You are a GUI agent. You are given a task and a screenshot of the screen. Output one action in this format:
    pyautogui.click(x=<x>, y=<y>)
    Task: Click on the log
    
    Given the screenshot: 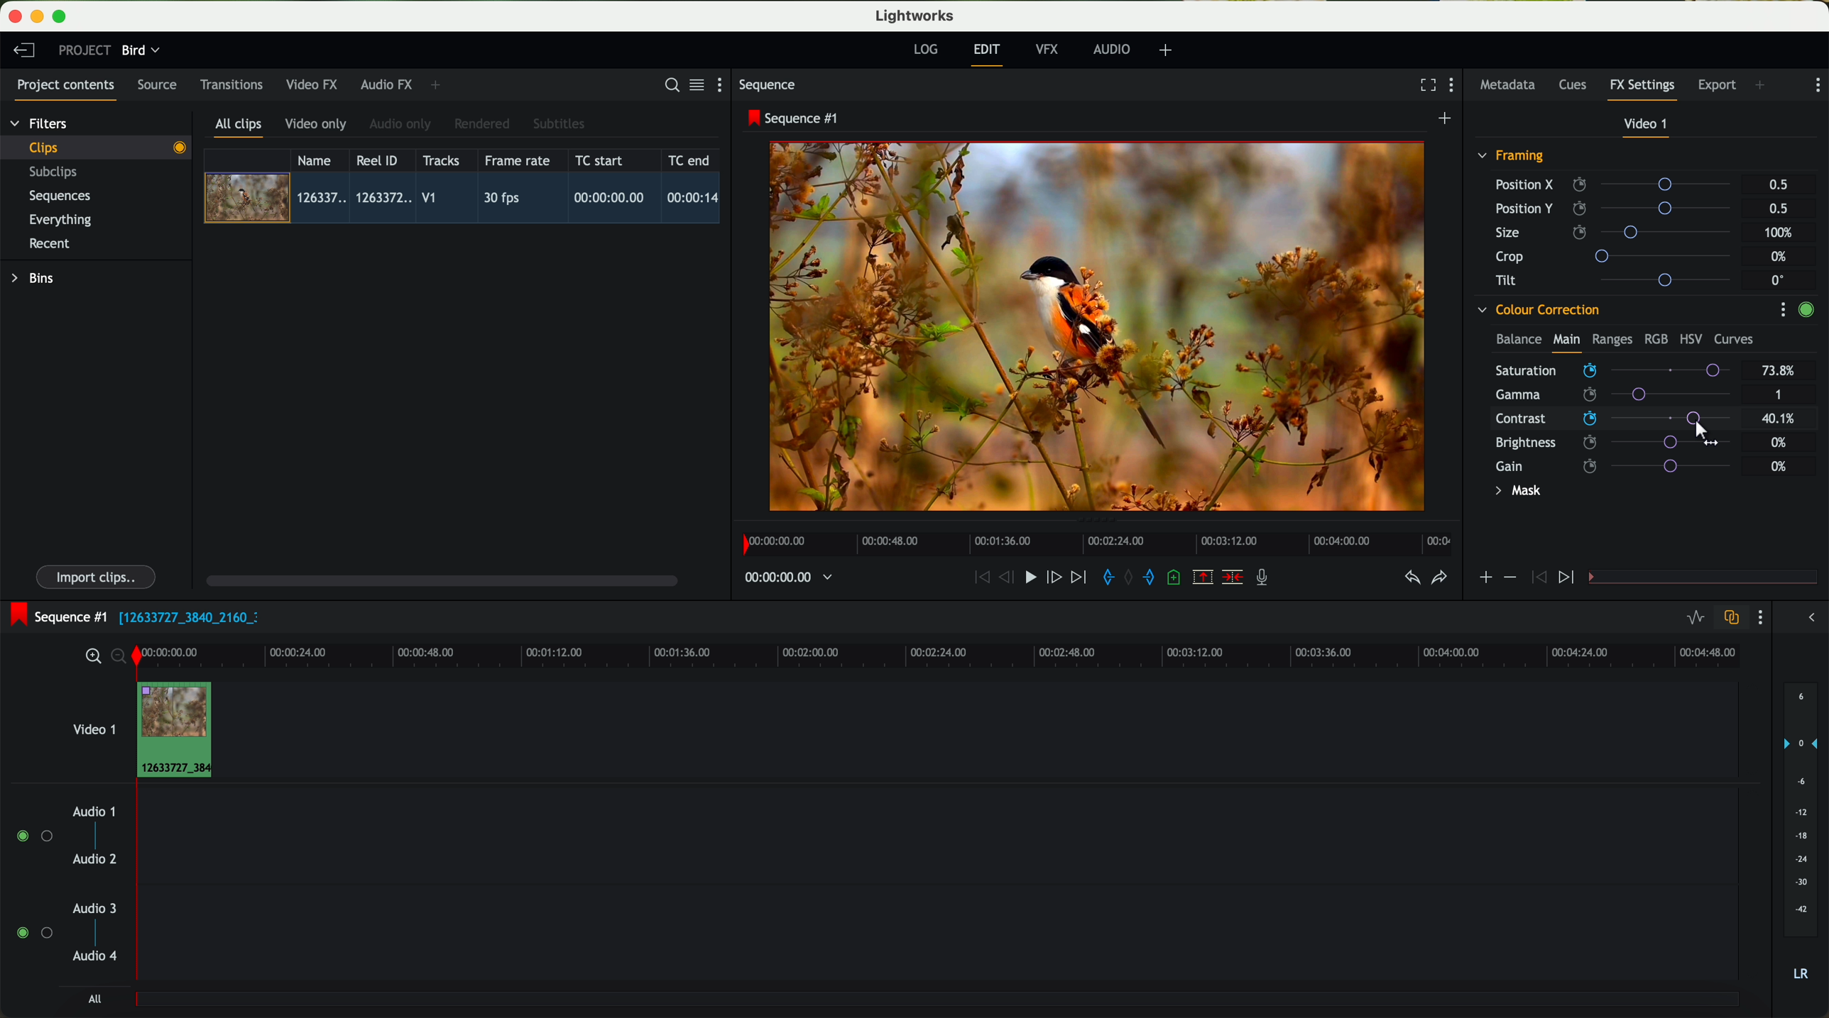 What is the action you would take?
    pyautogui.click(x=925, y=50)
    